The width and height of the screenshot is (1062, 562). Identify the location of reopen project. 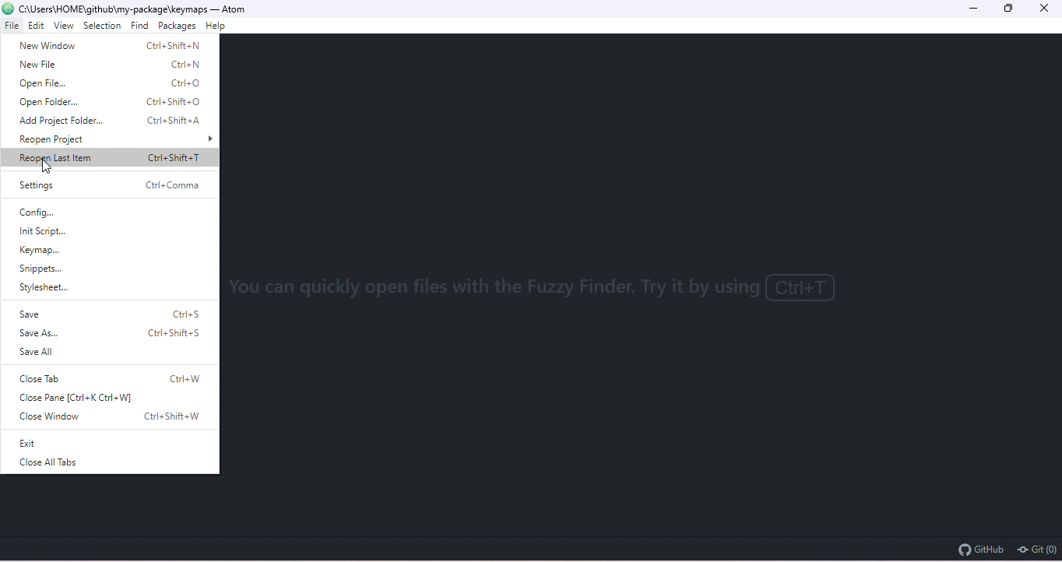
(109, 139).